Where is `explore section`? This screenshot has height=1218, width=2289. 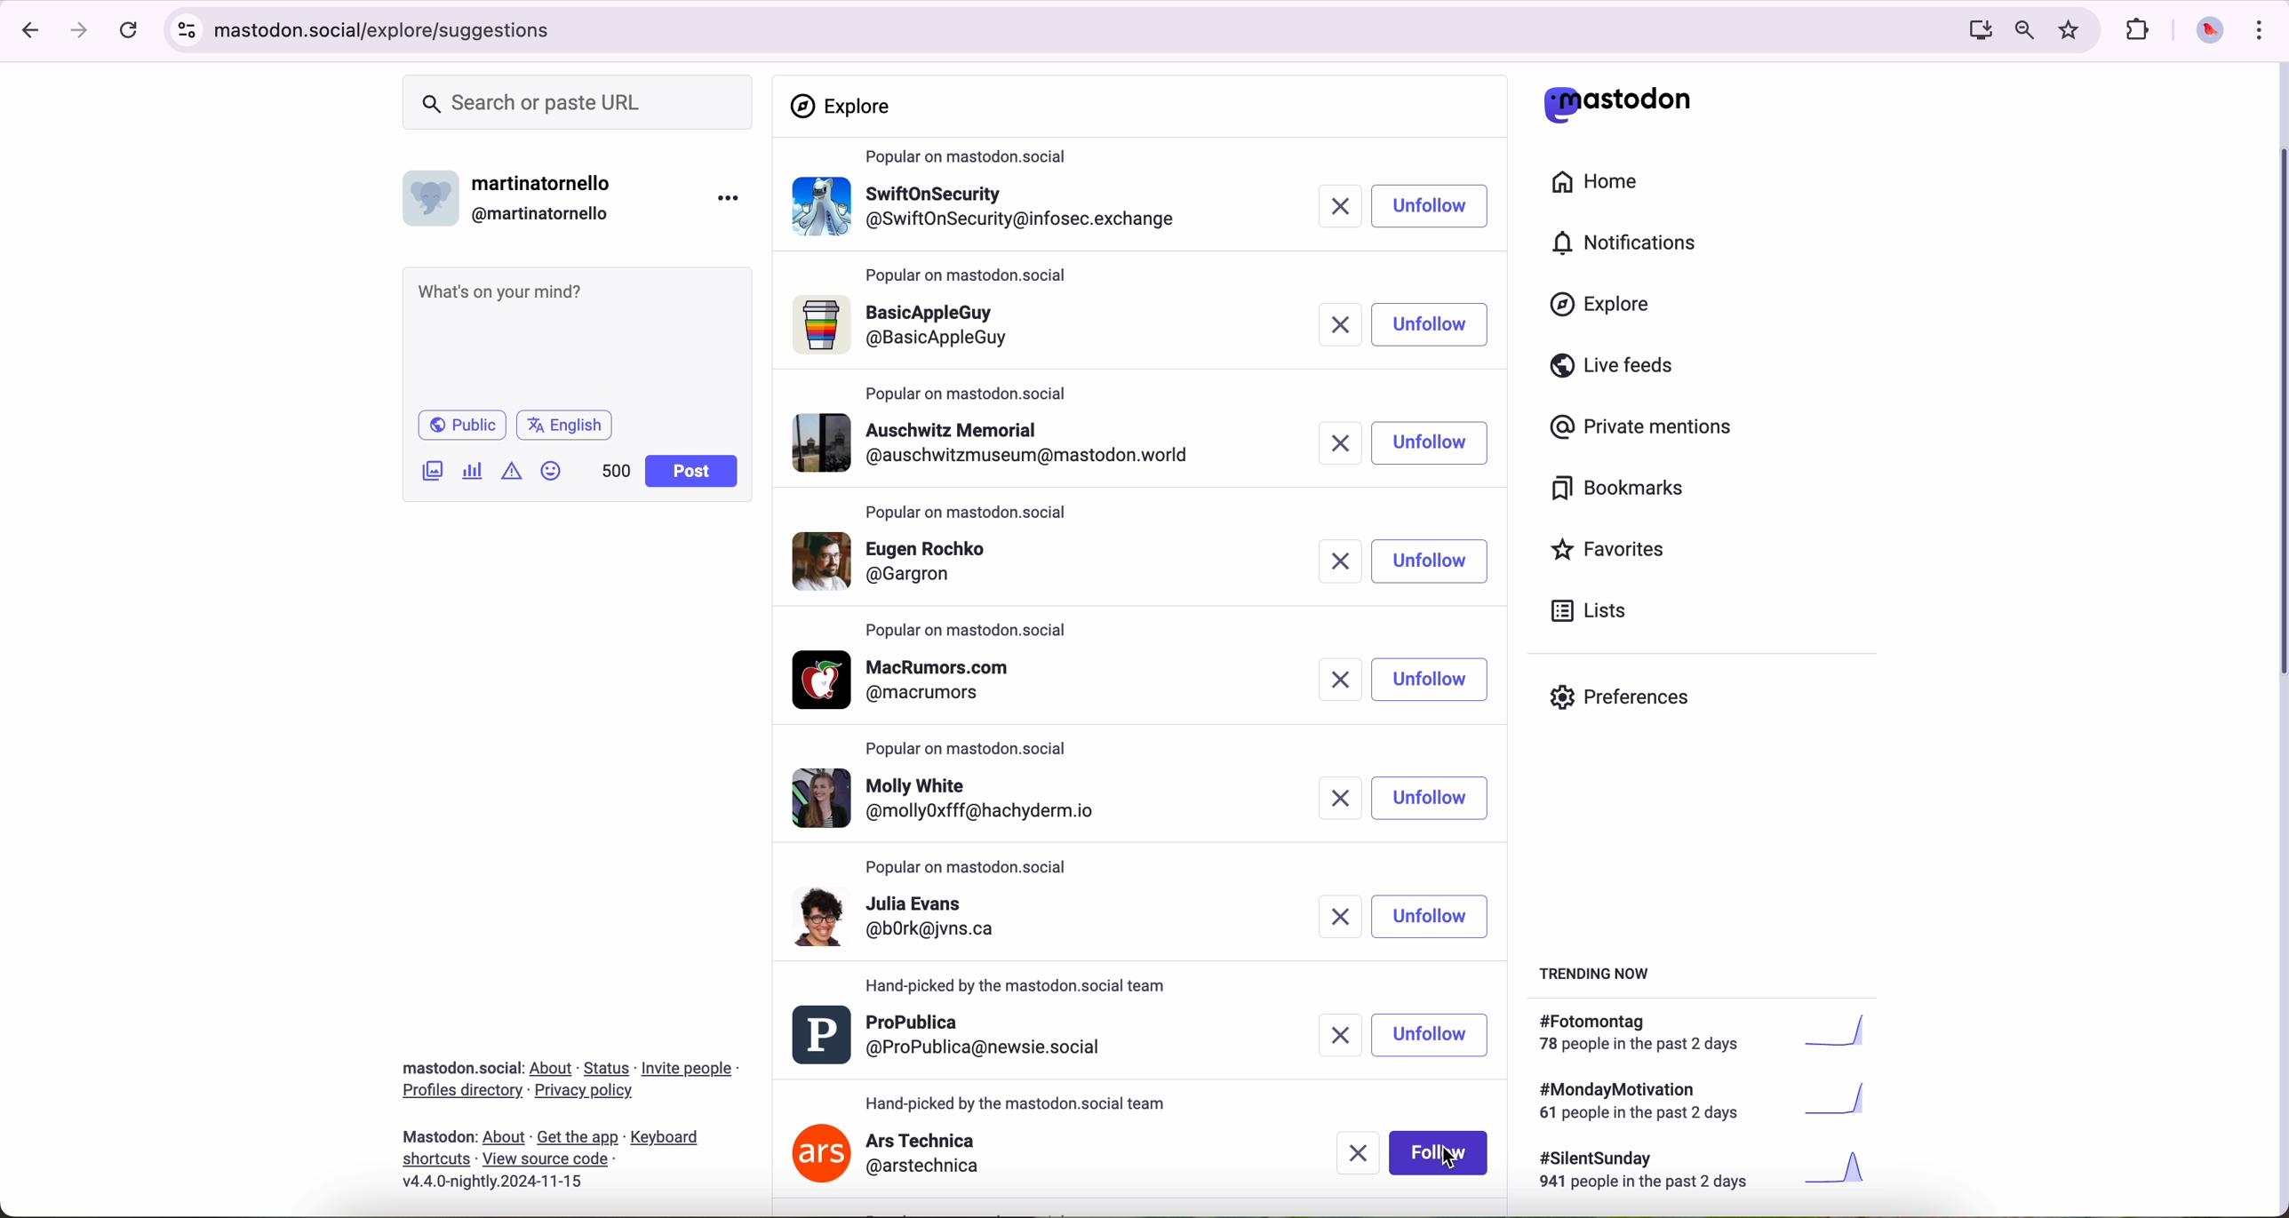
explore section is located at coordinates (844, 106).